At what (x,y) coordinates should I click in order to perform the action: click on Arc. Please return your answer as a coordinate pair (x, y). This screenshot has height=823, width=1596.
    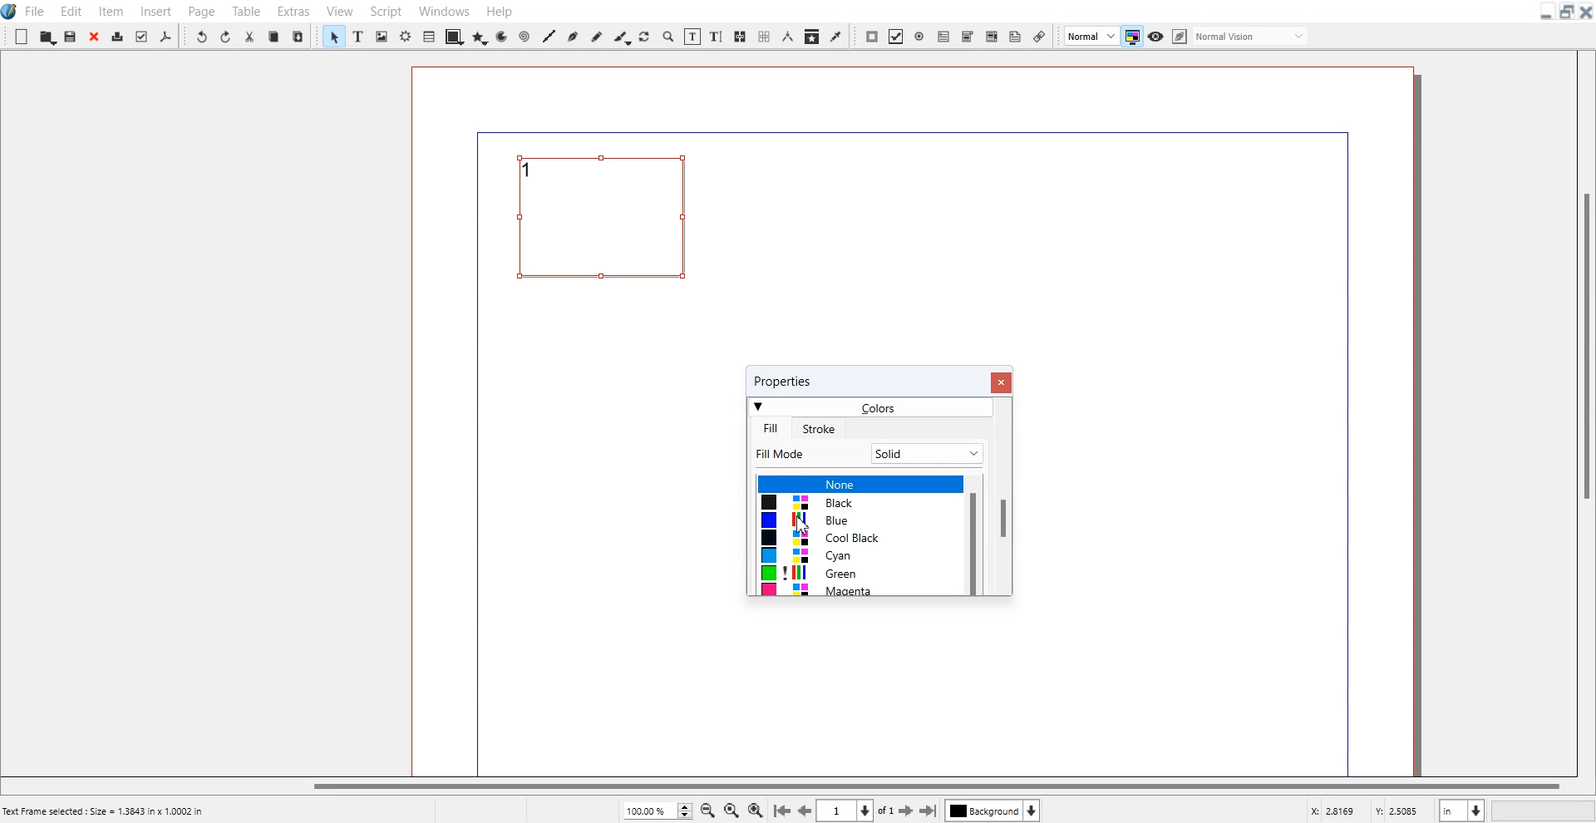
    Looking at the image, I should click on (502, 36).